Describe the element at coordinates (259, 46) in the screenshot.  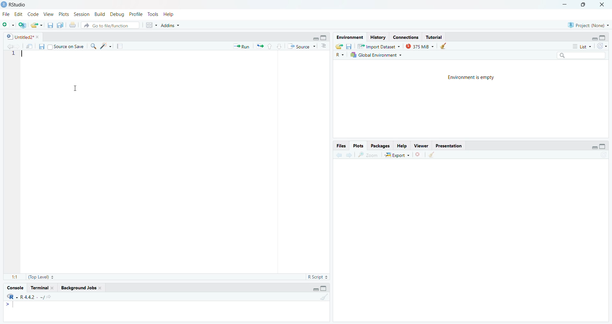
I see `re run the previous code` at that location.